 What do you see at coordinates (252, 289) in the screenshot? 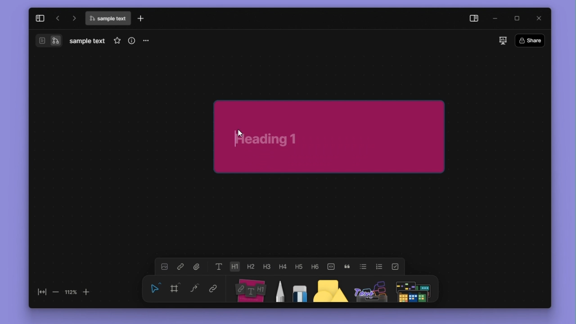
I see `note` at bounding box center [252, 289].